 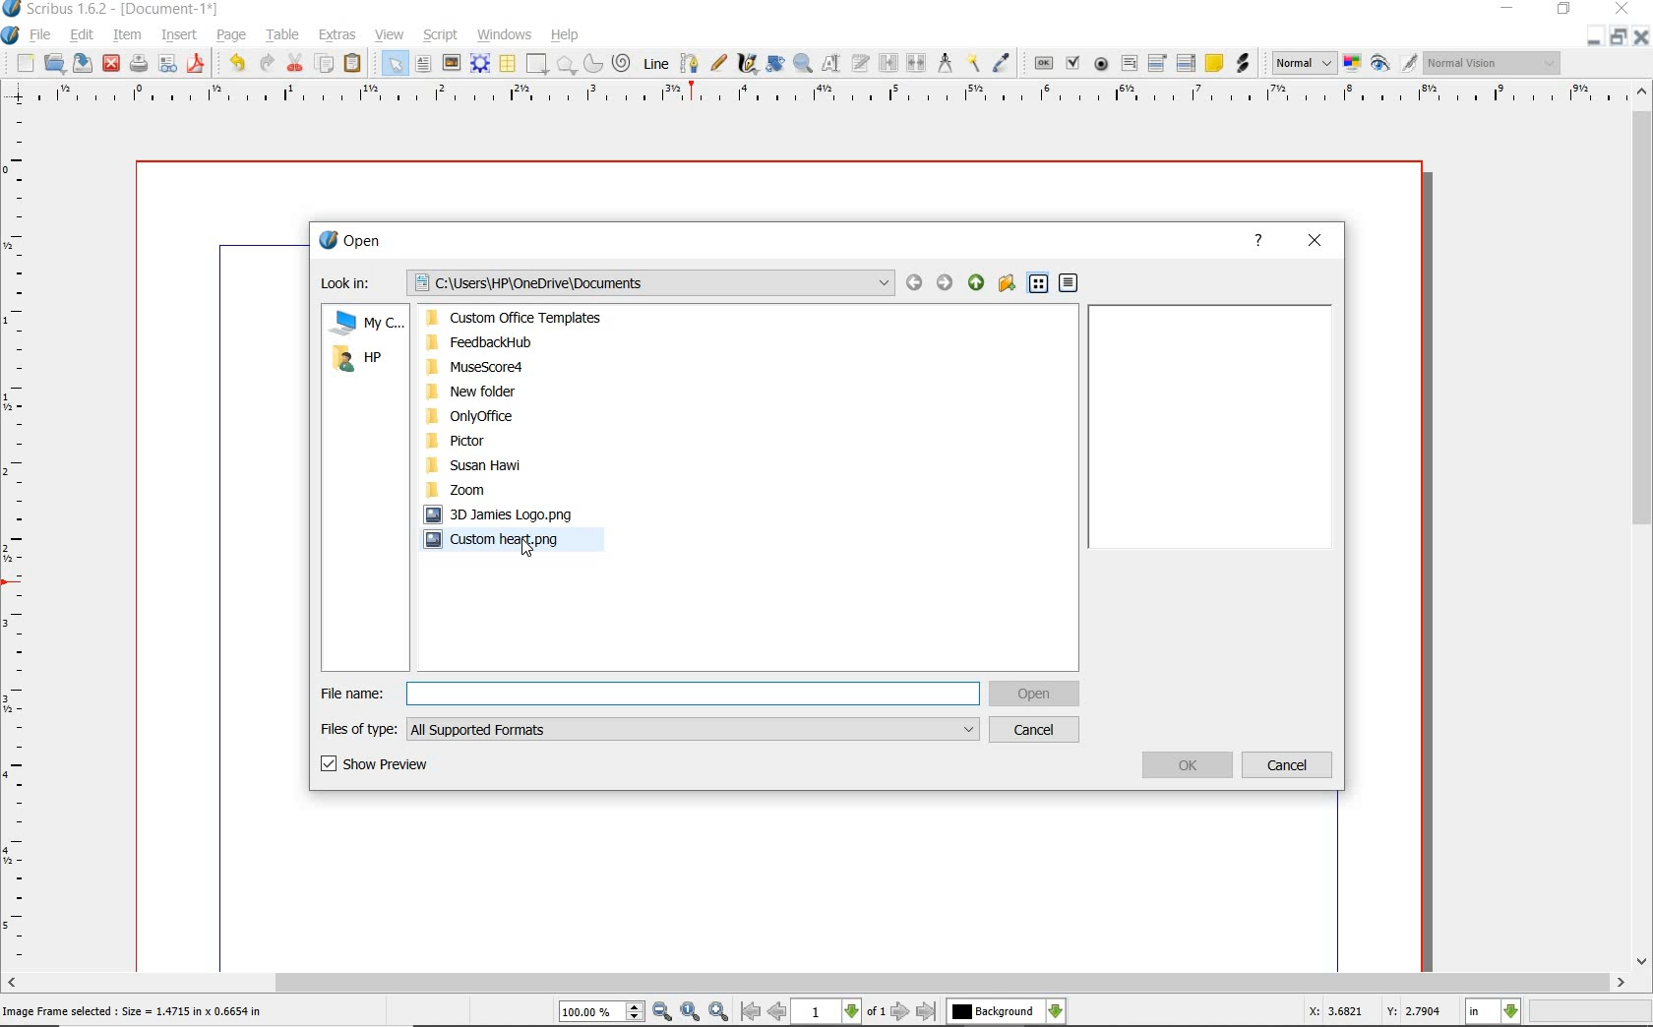 What do you see at coordinates (861, 62) in the screenshot?
I see `edit text with story editor` at bounding box center [861, 62].